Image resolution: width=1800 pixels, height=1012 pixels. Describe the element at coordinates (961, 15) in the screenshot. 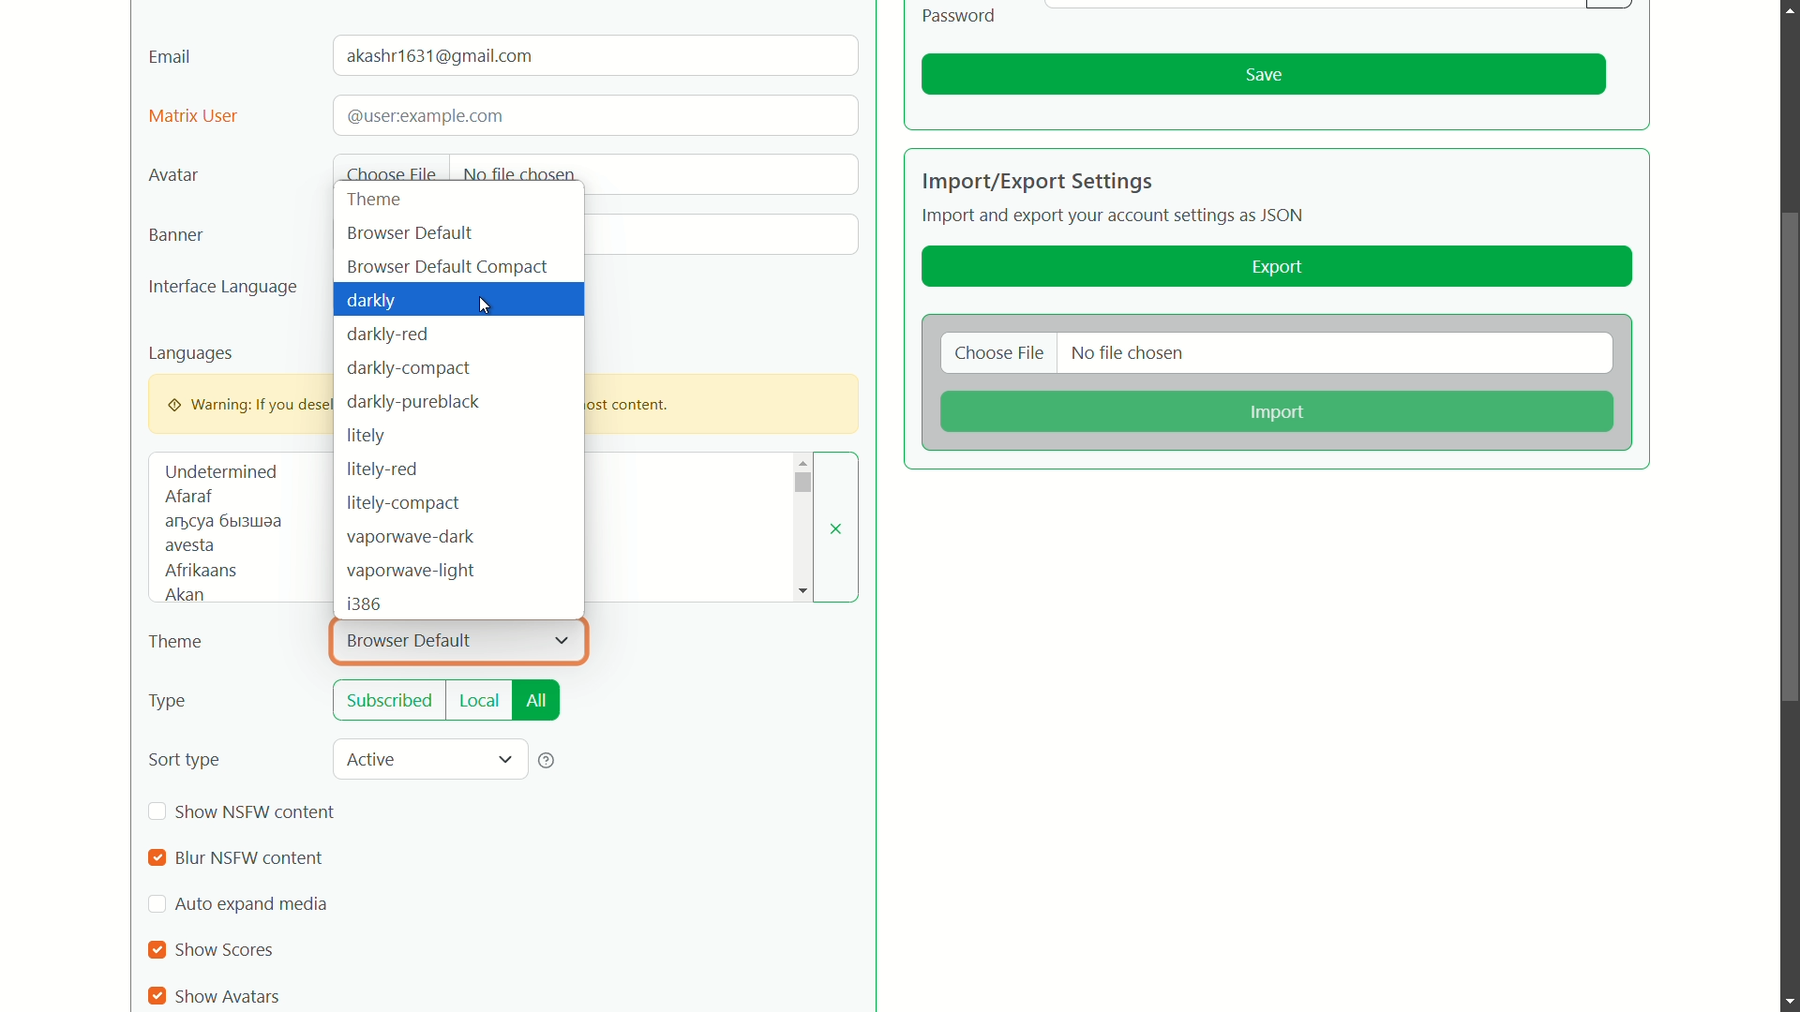

I see `Password` at that location.